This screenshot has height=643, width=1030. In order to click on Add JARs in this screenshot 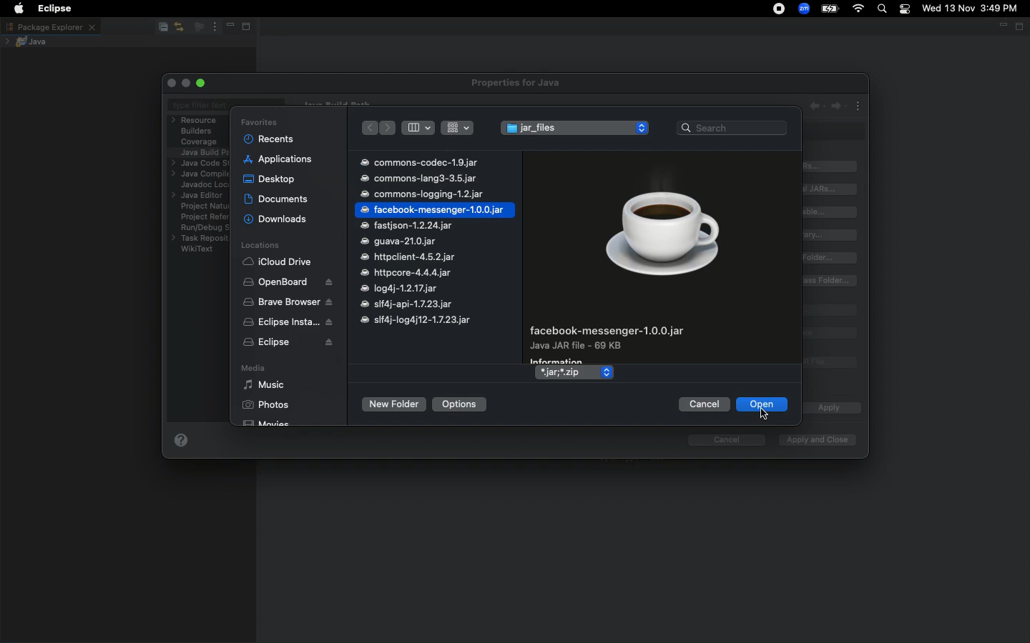, I will do `click(831, 166)`.